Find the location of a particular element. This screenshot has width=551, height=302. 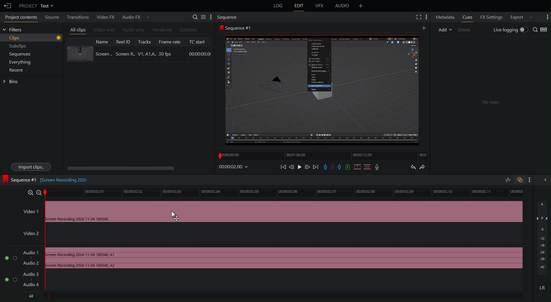

Metadata is located at coordinates (444, 17).